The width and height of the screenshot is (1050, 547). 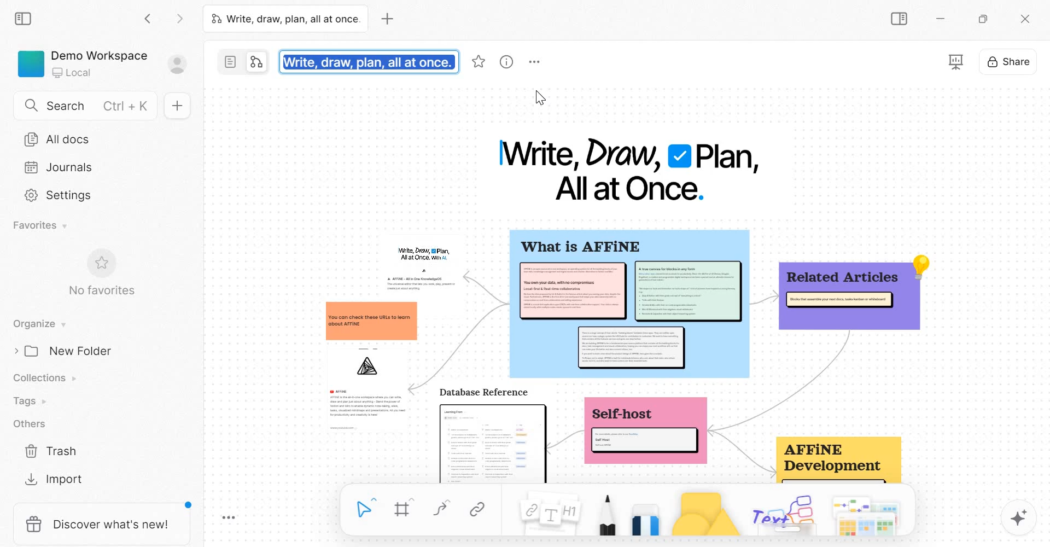 What do you see at coordinates (440, 509) in the screenshot?
I see `curve` at bounding box center [440, 509].